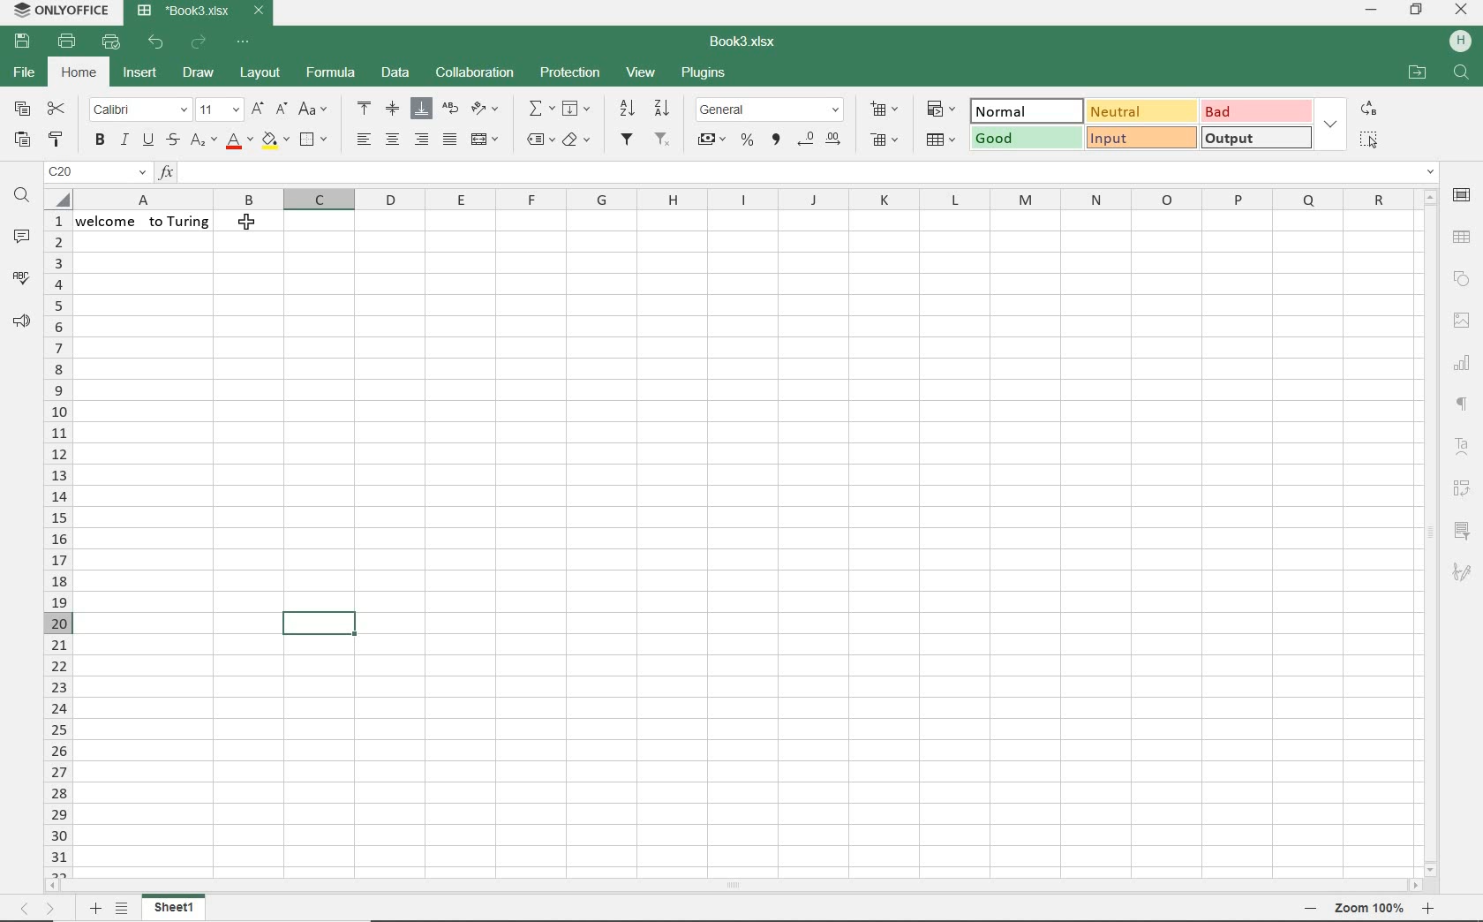 The image size is (1483, 922). What do you see at coordinates (1140, 110) in the screenshot?
I see `Neutral` at bounding box center [1140, 110].